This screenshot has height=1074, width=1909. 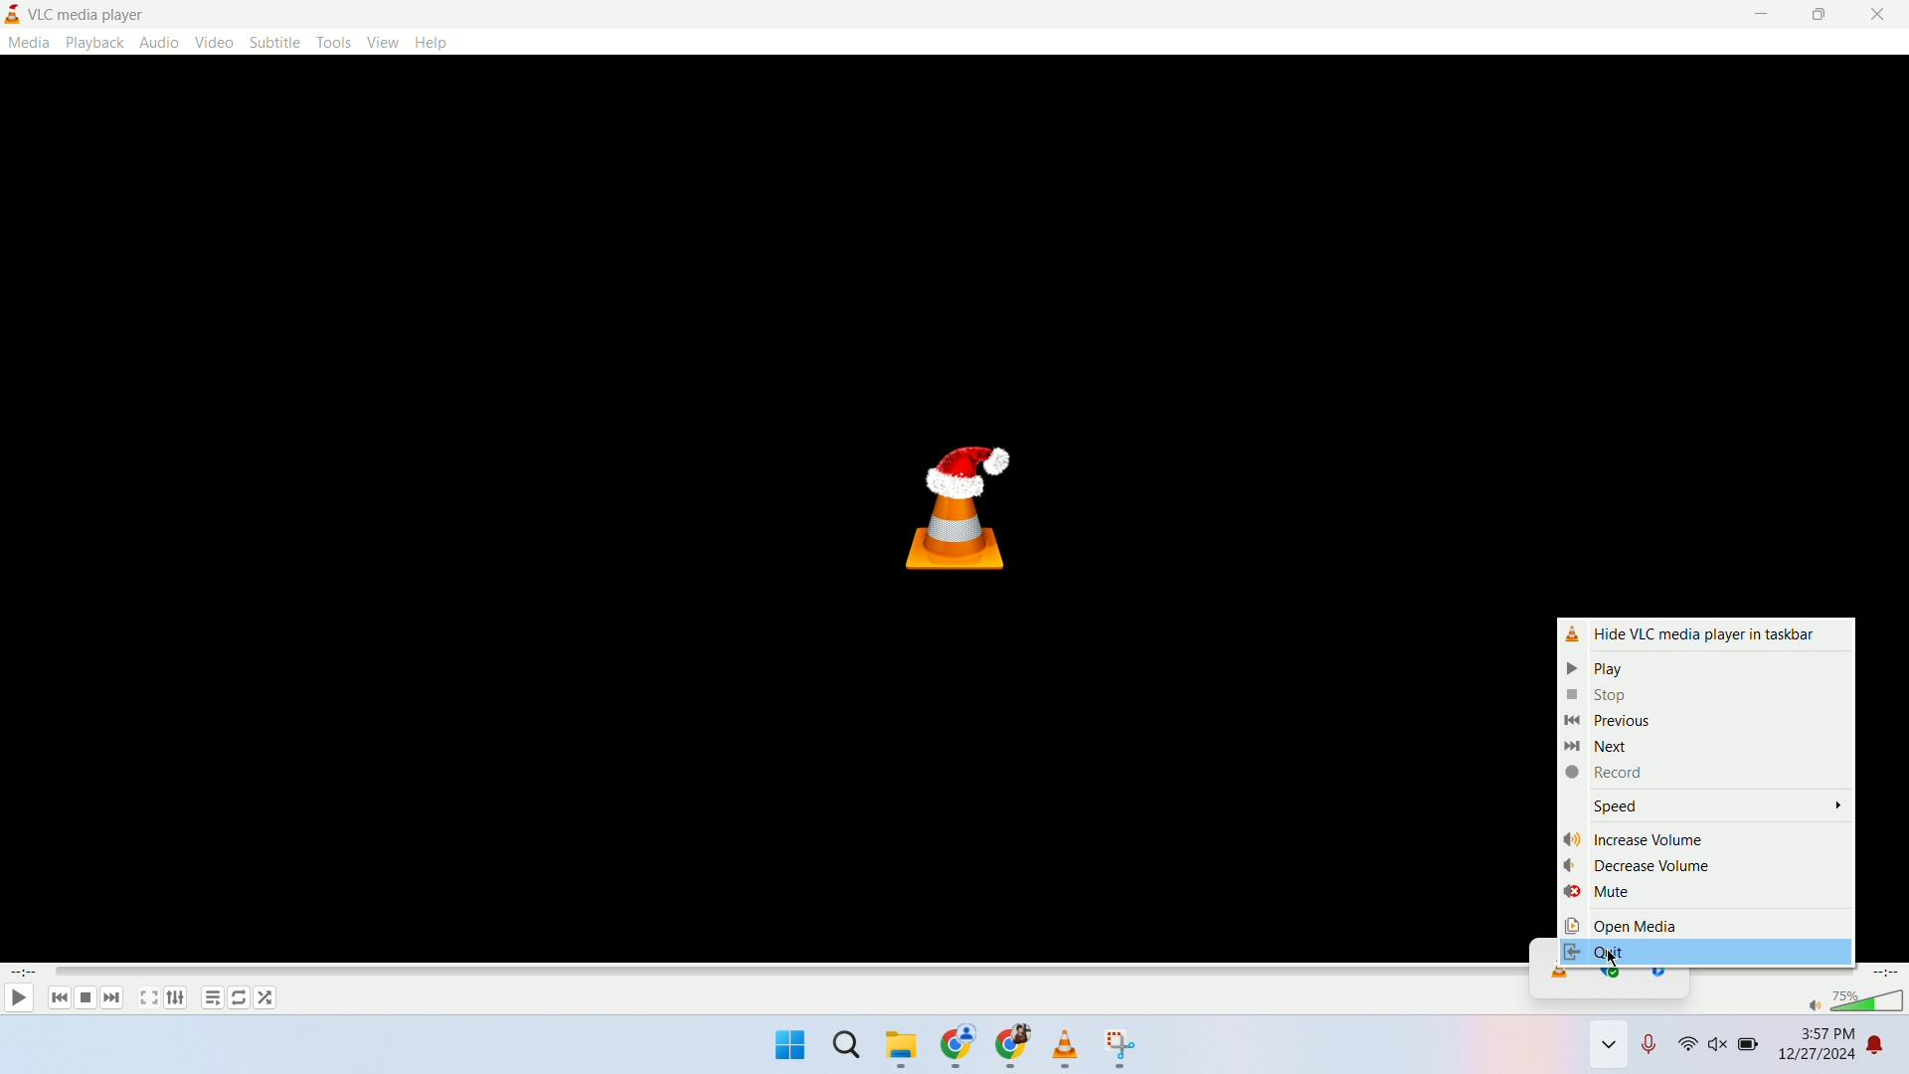 I want to click on chrome, so click(x=958, y=1049).